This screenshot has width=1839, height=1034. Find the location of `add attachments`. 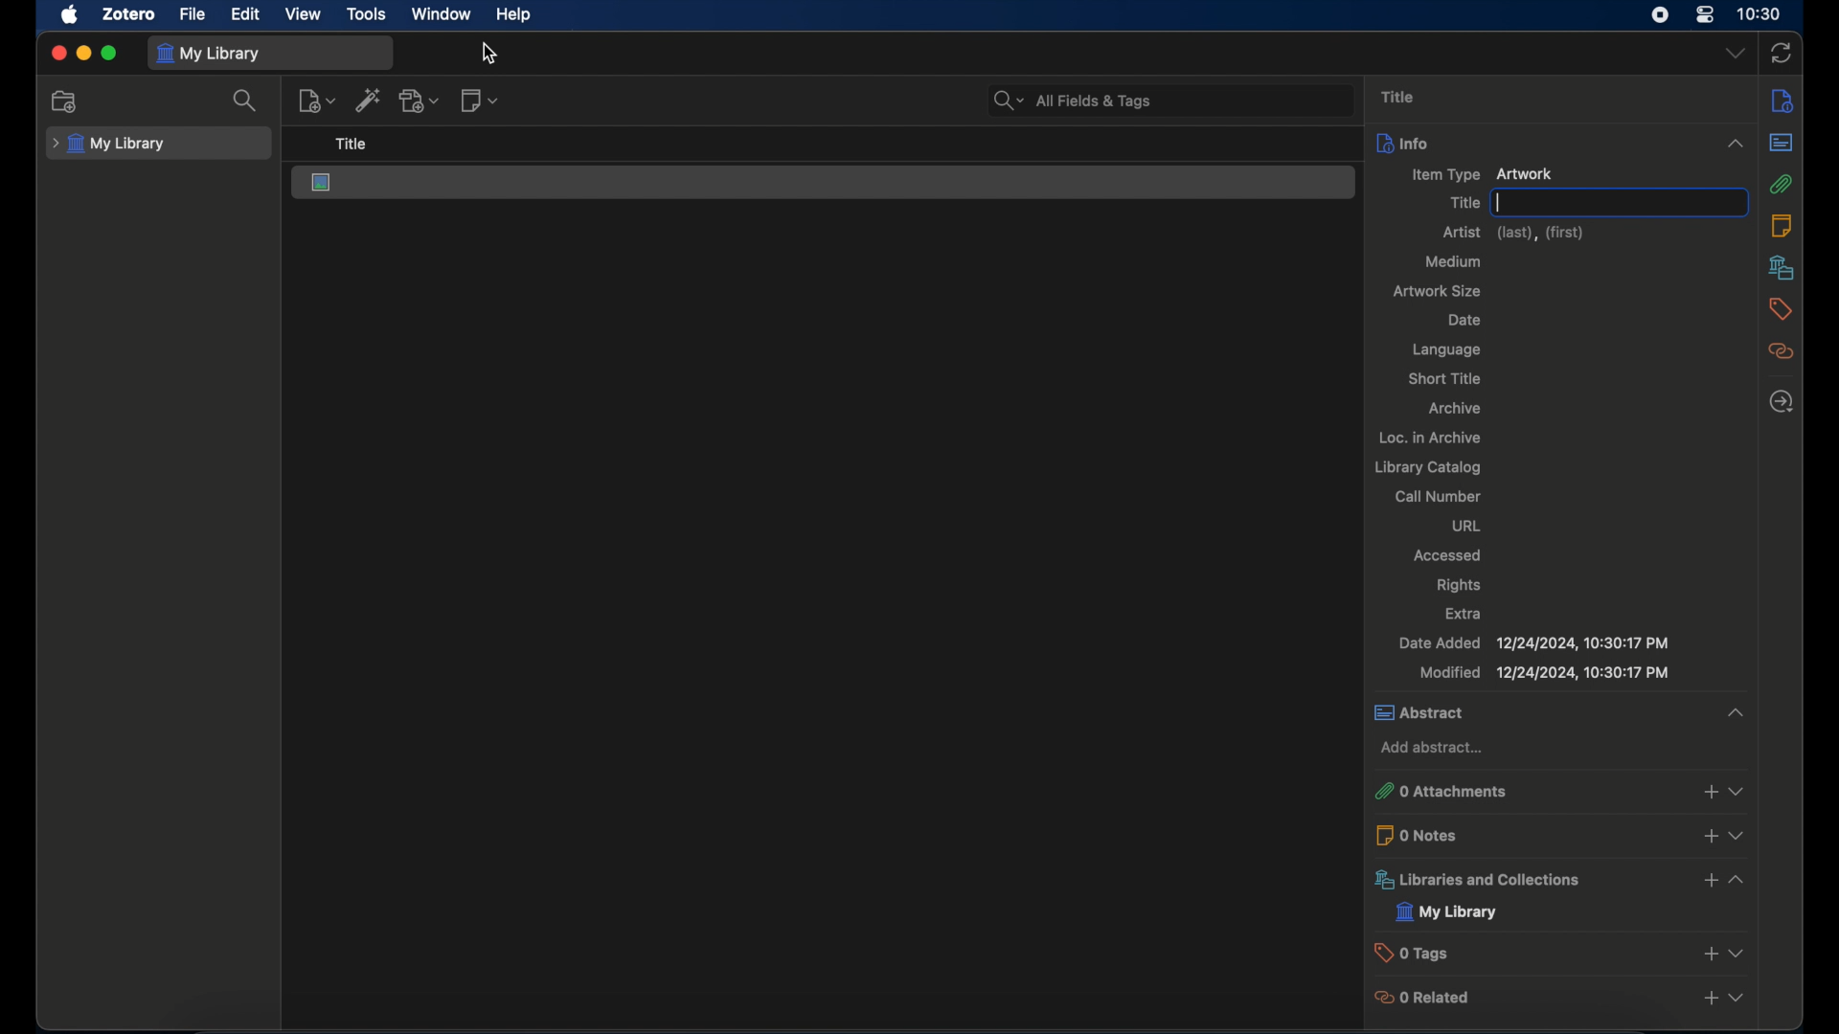

add attachments is located at coordinates (420, 101).